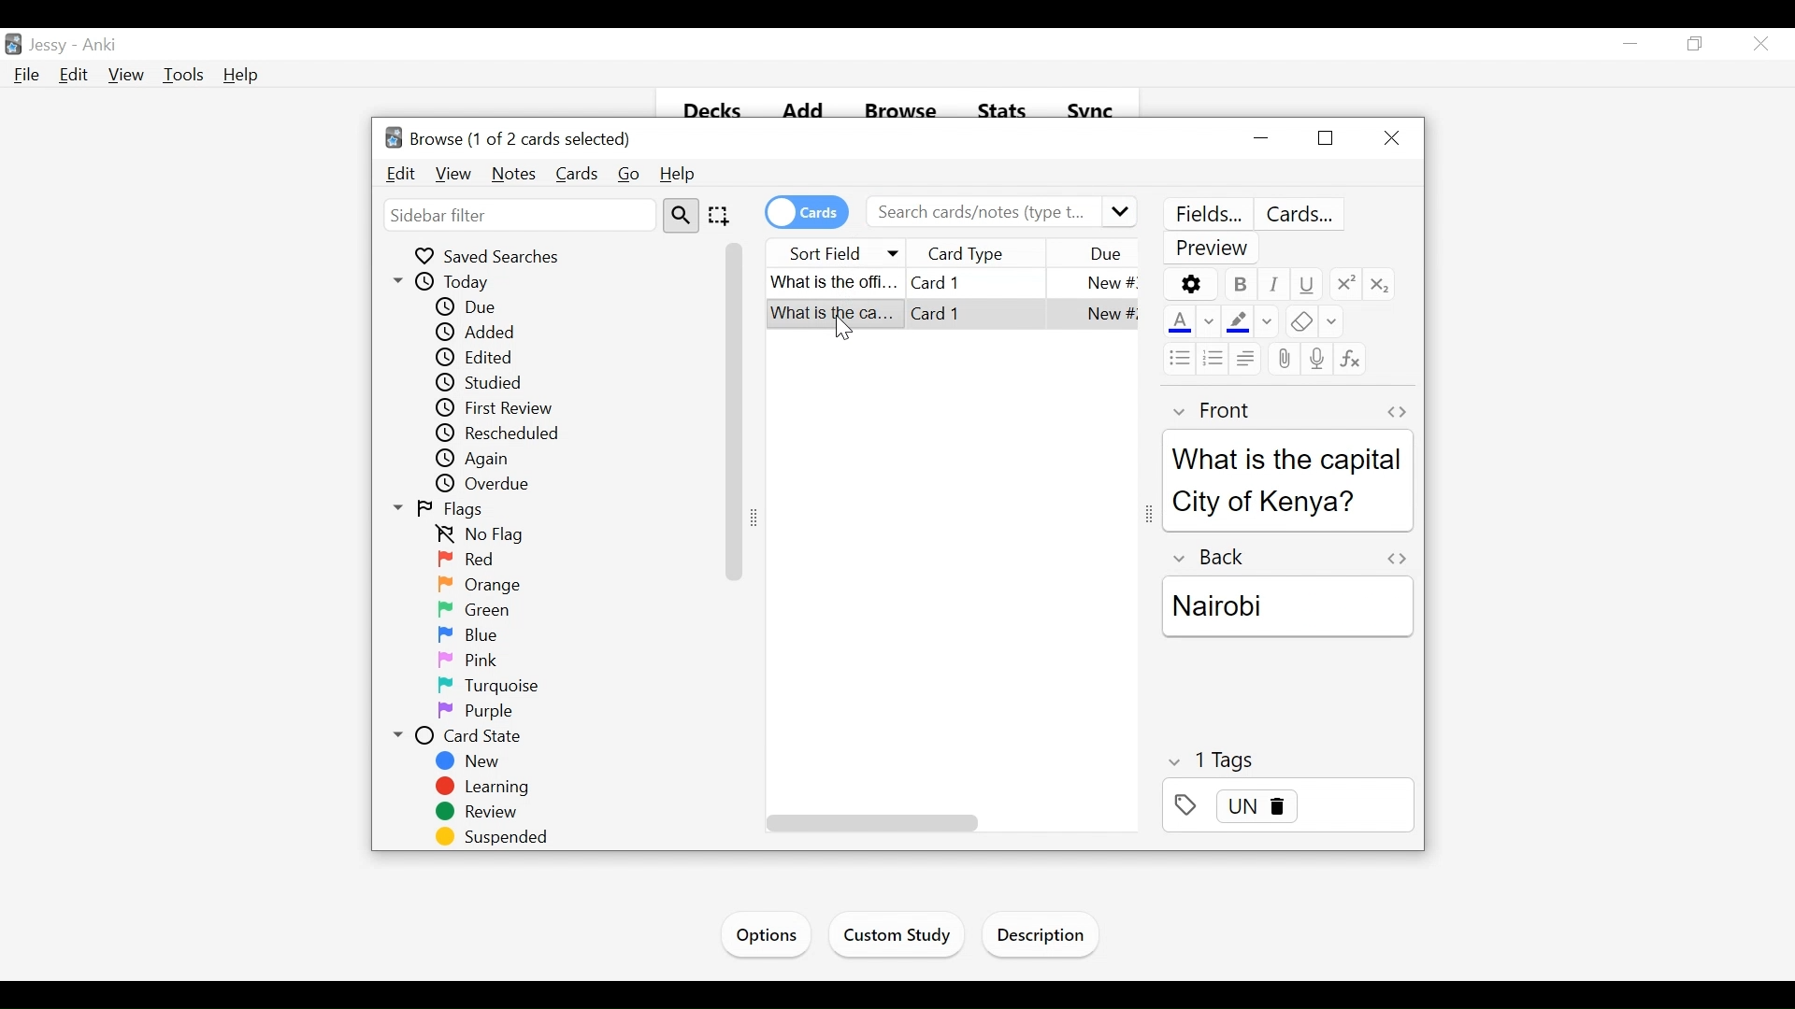 The image size is (1795, 1009). What do you see at coordinates (1291, 650) in the screenshot?
I see `Back Field` at bounding box center [1291, 650].